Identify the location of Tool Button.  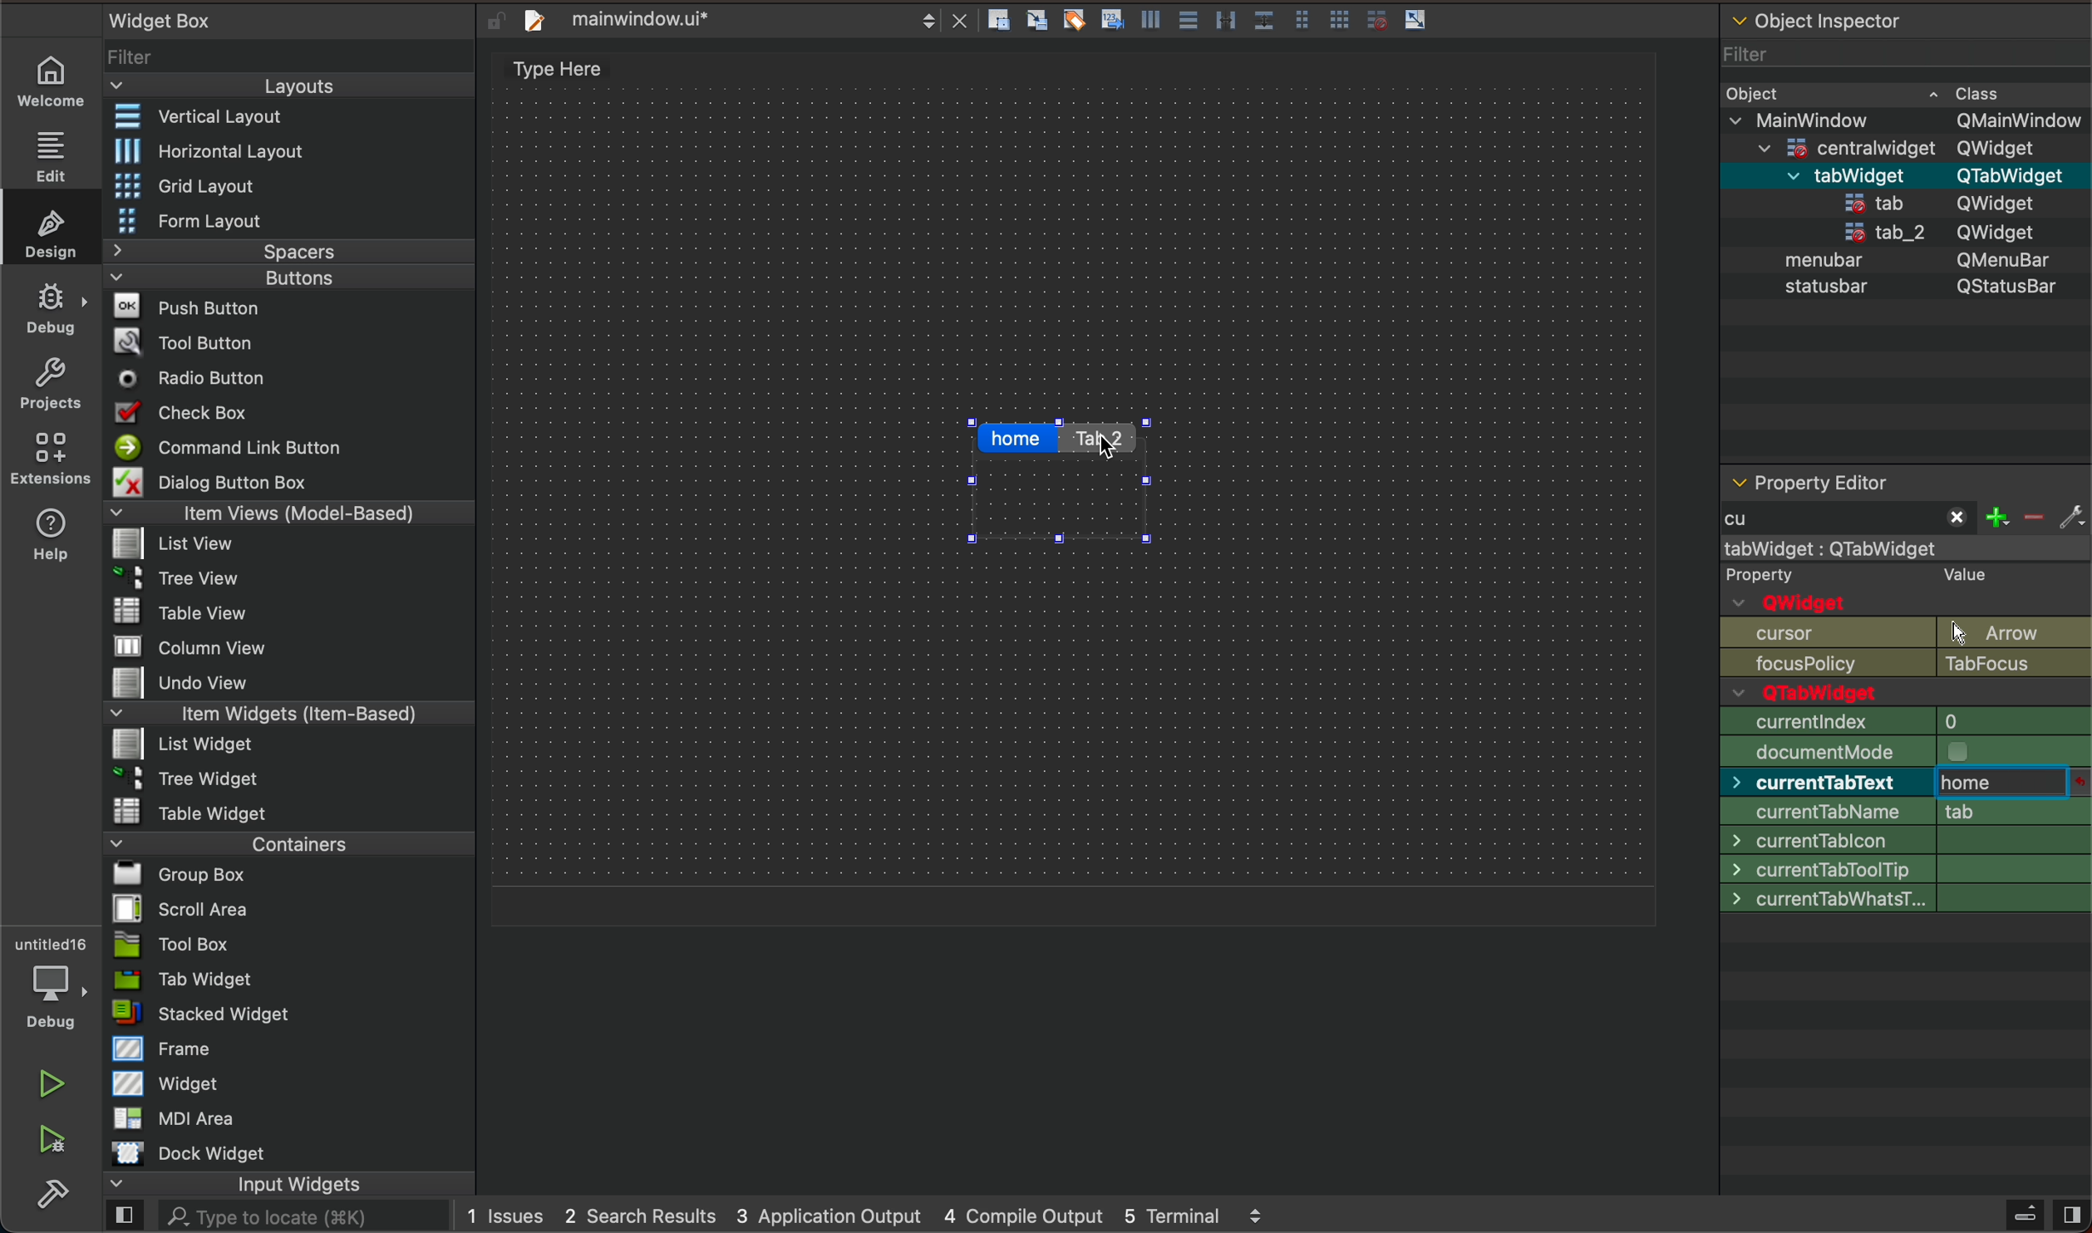
(184, 346).